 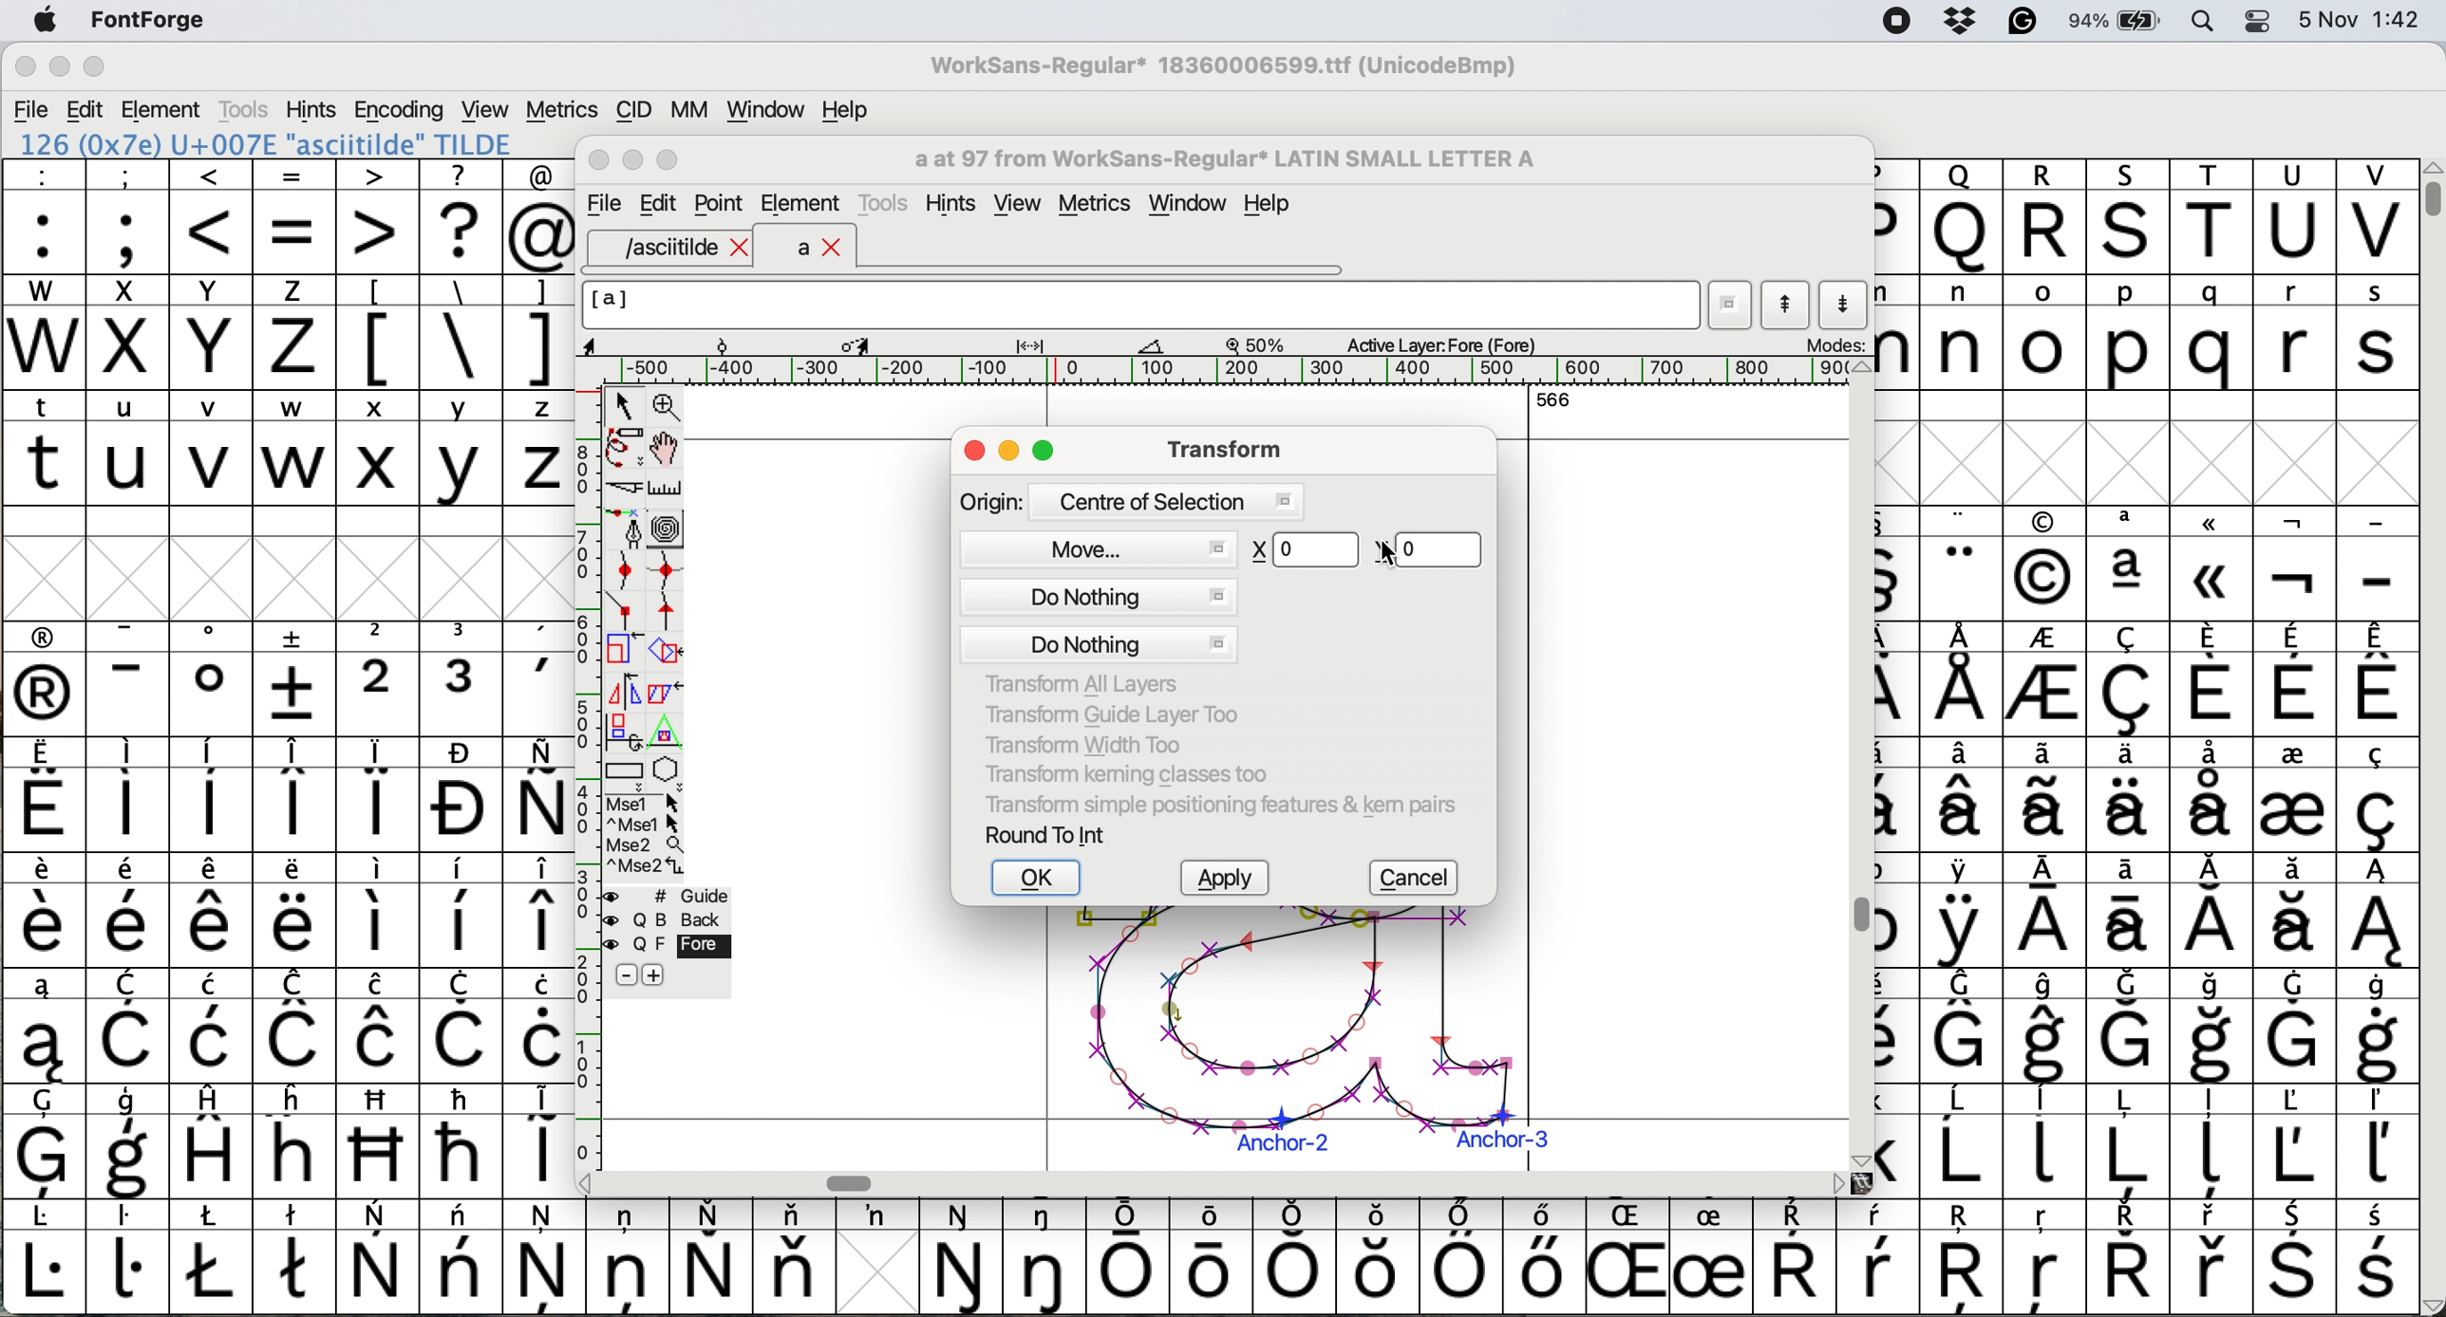 I want to click on maximise, so click(x=1046, y=454).